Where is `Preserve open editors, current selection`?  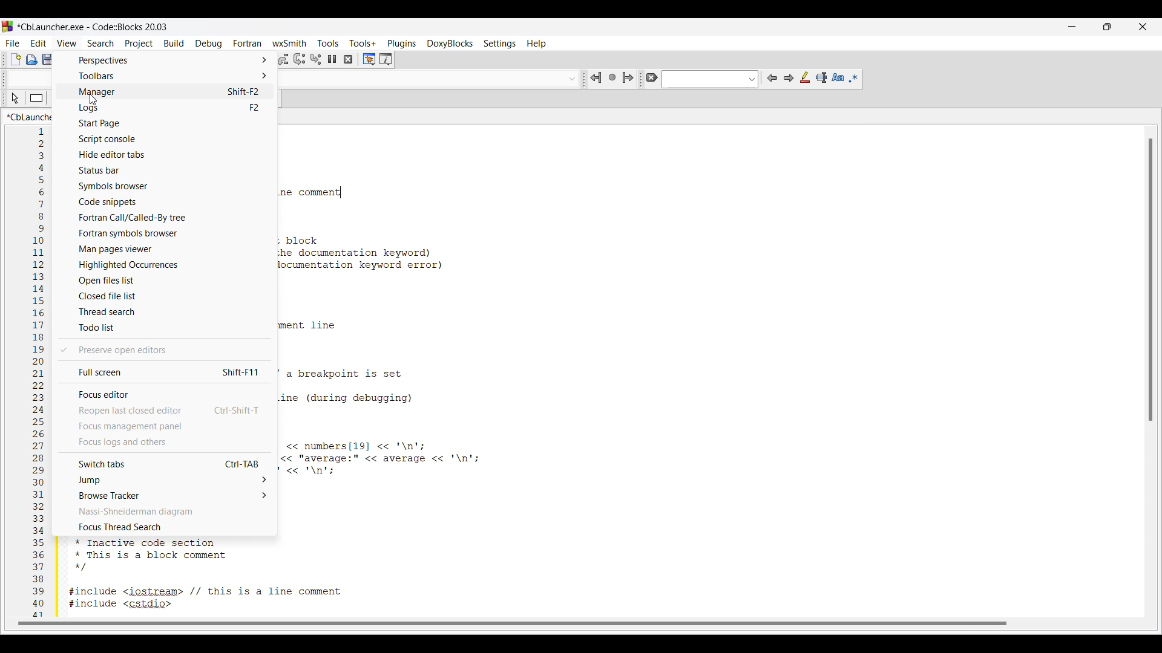
Preserve open editors, current selection is located at coordinates (165, 350).